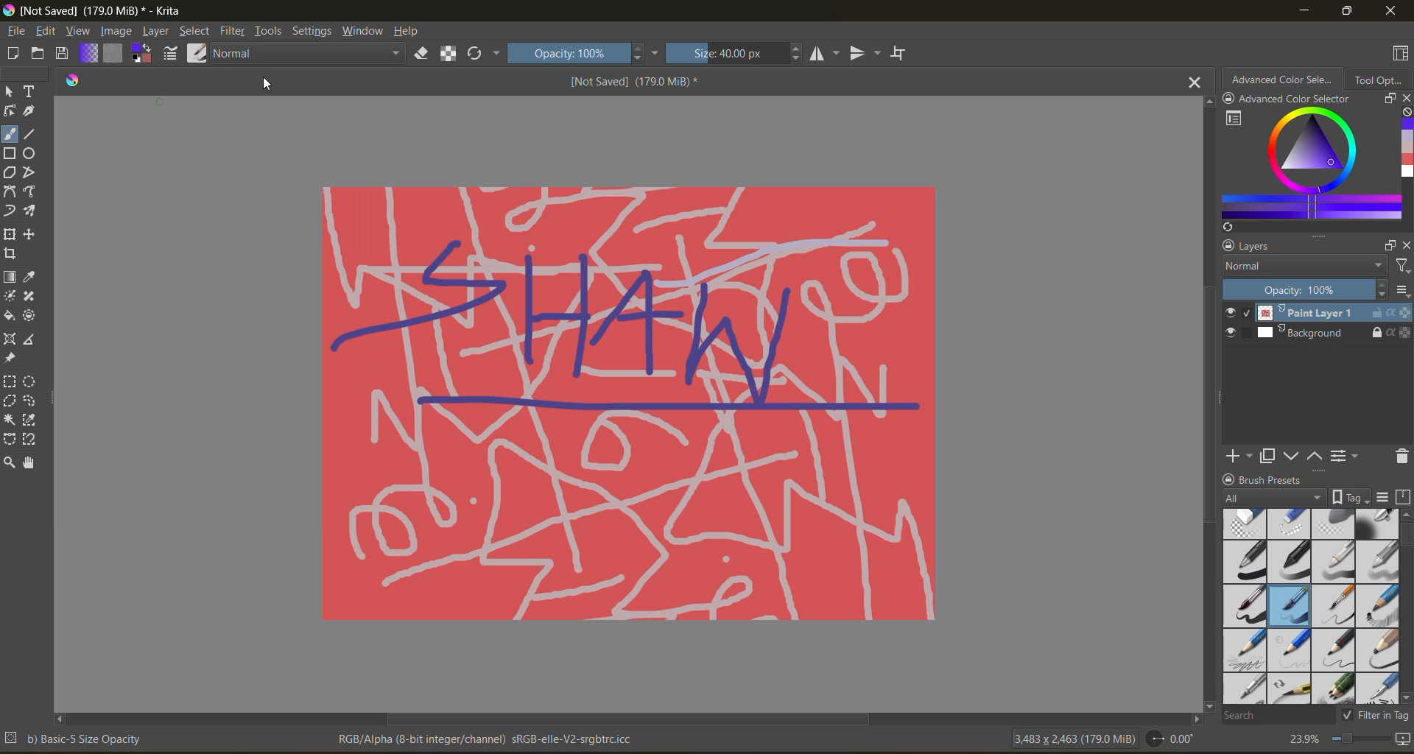 This screenshot has width=1414, height=754. What do you see at coordinates (10, 172) in the screenshot?
I see `polygon tool` at bounding box center [10, 172].